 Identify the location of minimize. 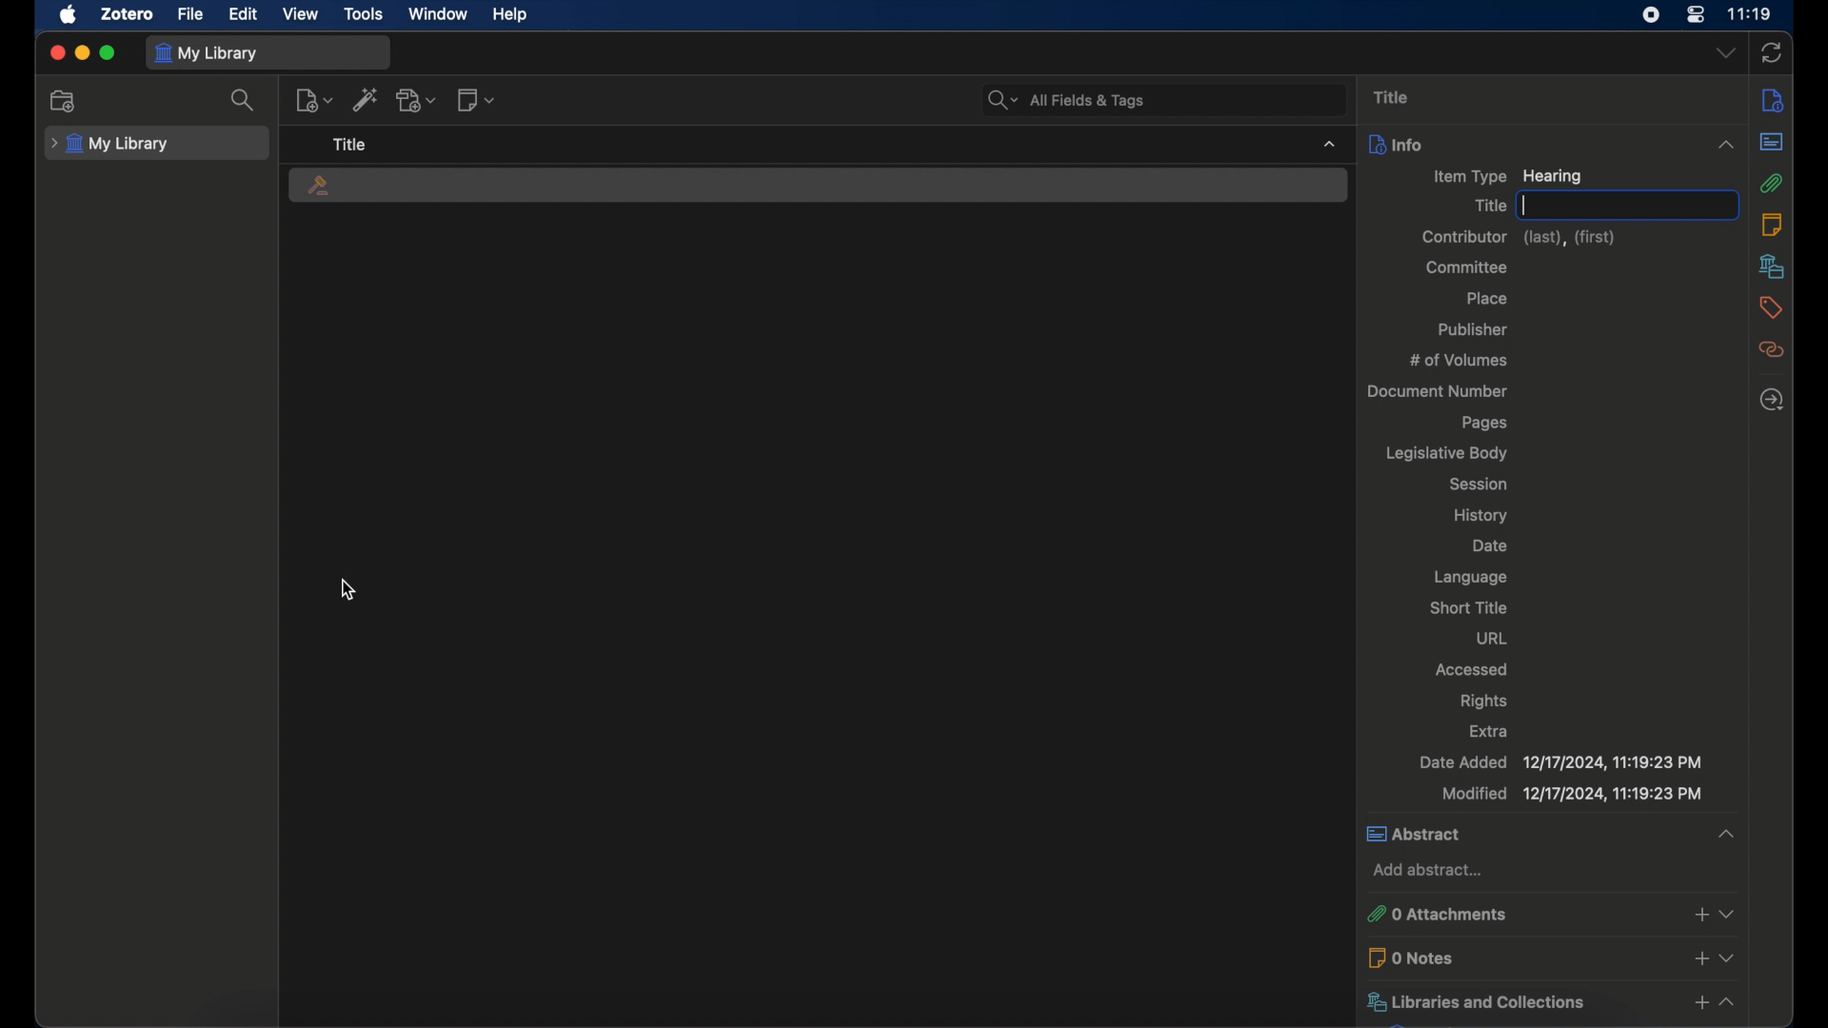
(82, 53).